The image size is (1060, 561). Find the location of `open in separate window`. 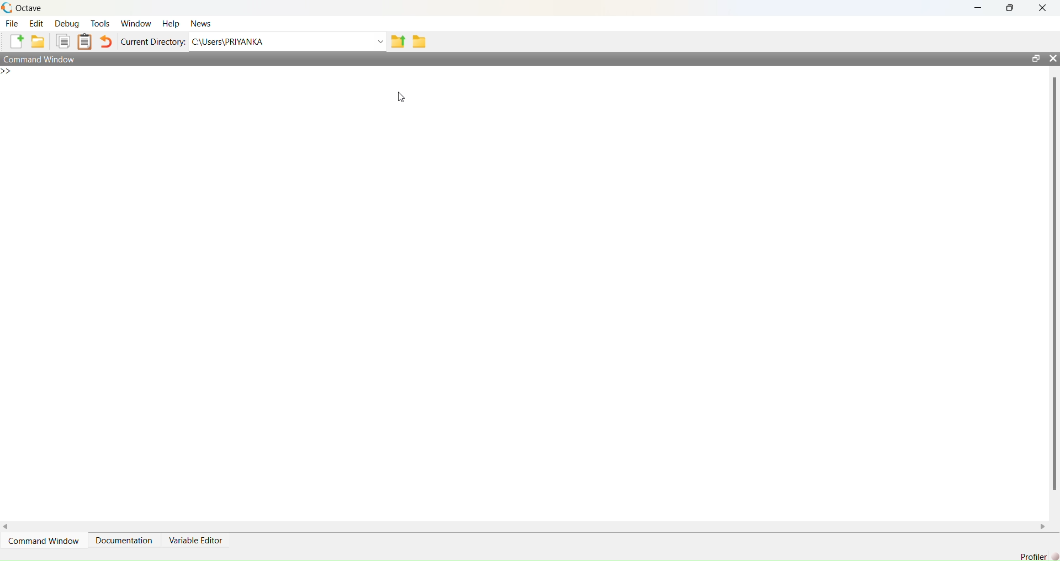

open in separate window is located at coordinates (1036, 58).